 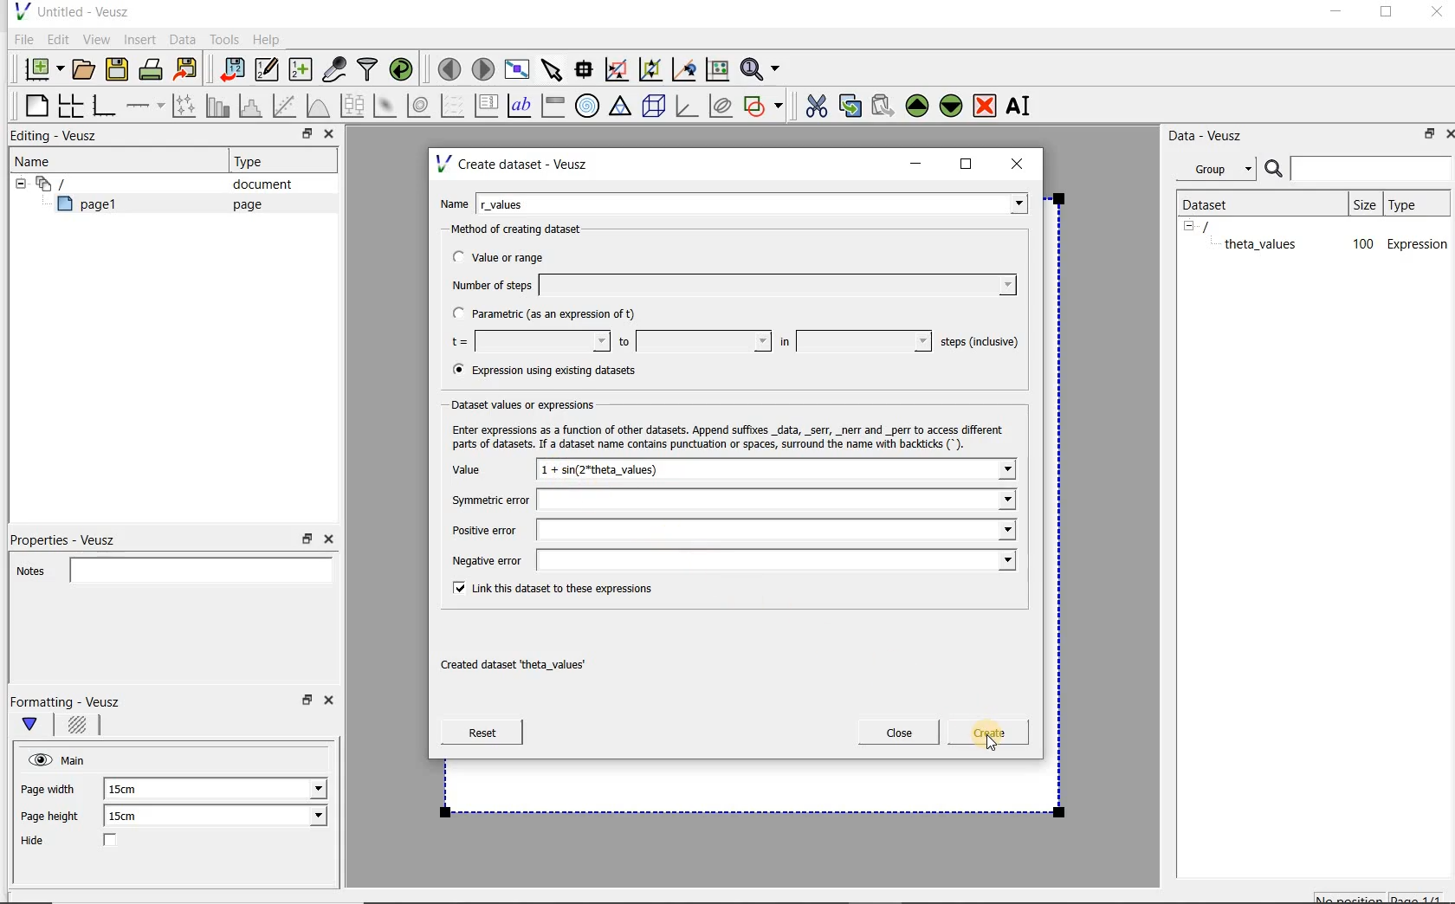 I want to click on Data, so click(x=184, y=39).